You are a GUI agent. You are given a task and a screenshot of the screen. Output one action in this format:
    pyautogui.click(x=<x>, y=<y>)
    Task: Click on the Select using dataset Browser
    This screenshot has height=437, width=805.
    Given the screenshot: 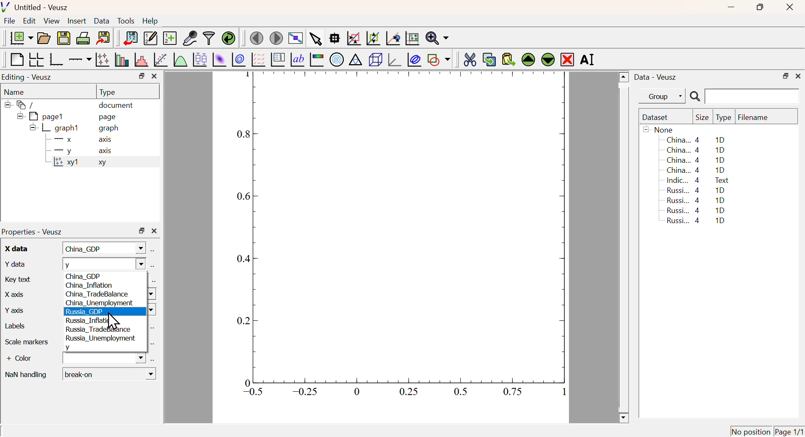 What is the action you would take?
    pyautogui.click(x=153, y=346)
    